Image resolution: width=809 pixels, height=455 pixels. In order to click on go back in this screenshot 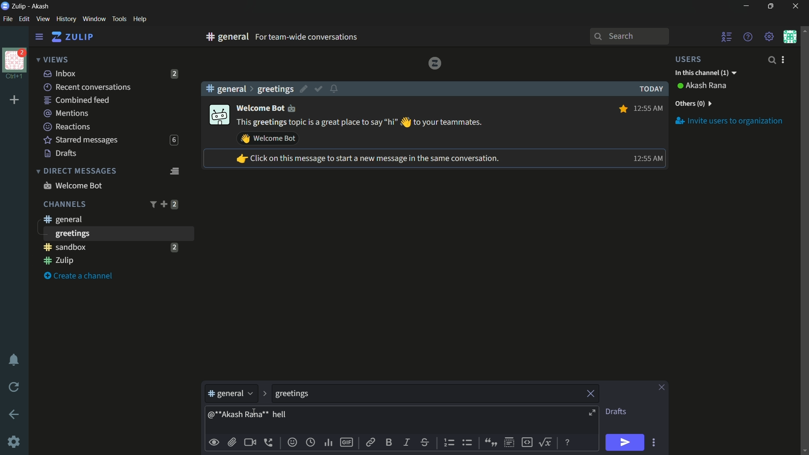, I will do `click(14, 415)`.